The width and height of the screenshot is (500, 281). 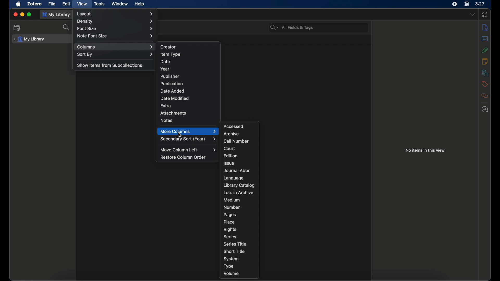 I want to click on zotero, so click(x=34, y=4).